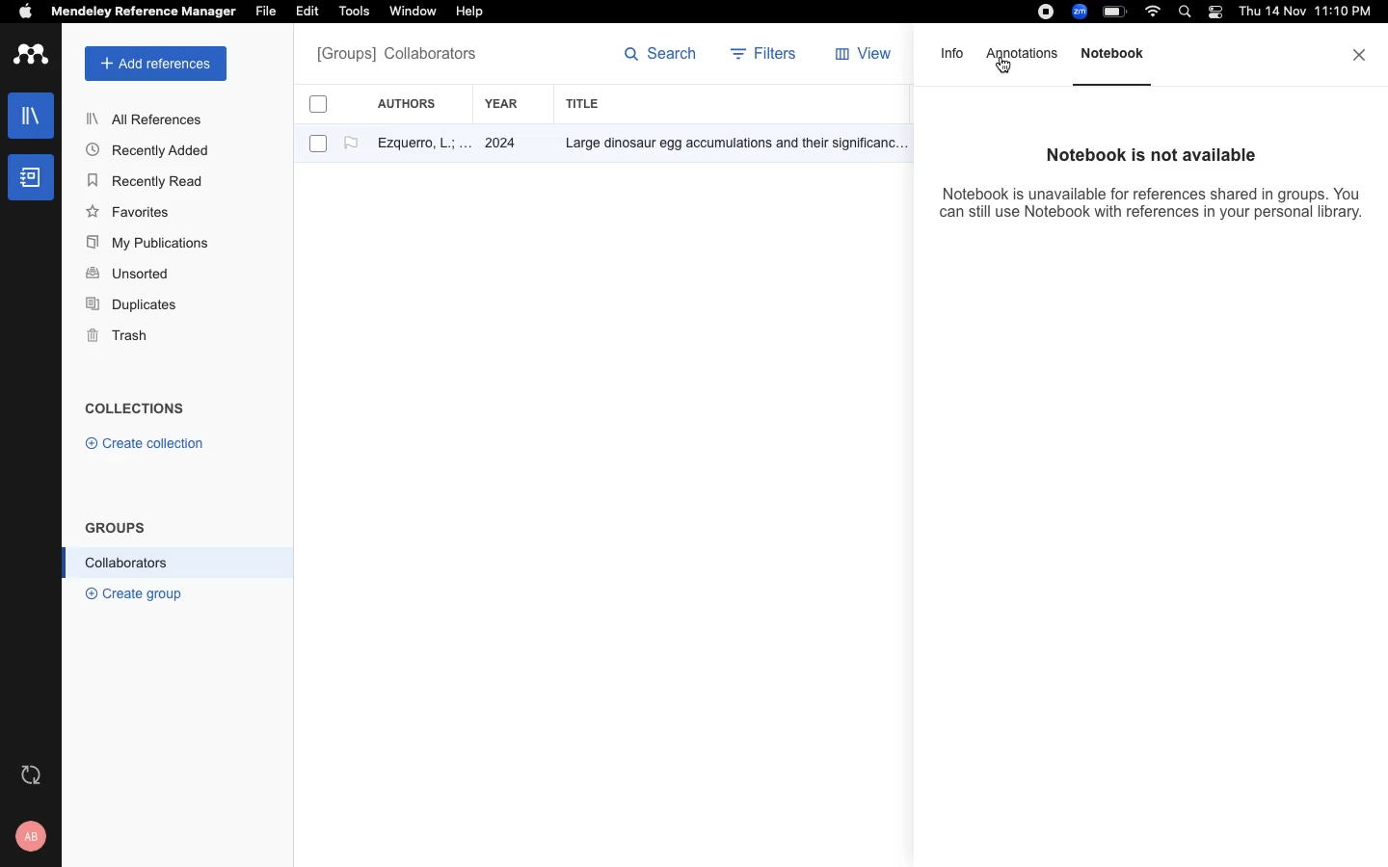  Describe the element at coordinates (1188, 13) in the screenshot. I see `search` at that location.